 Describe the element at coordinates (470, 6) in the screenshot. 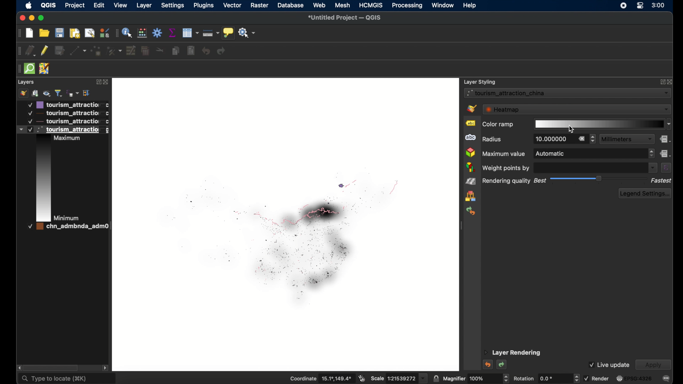

I see `help` at that location.